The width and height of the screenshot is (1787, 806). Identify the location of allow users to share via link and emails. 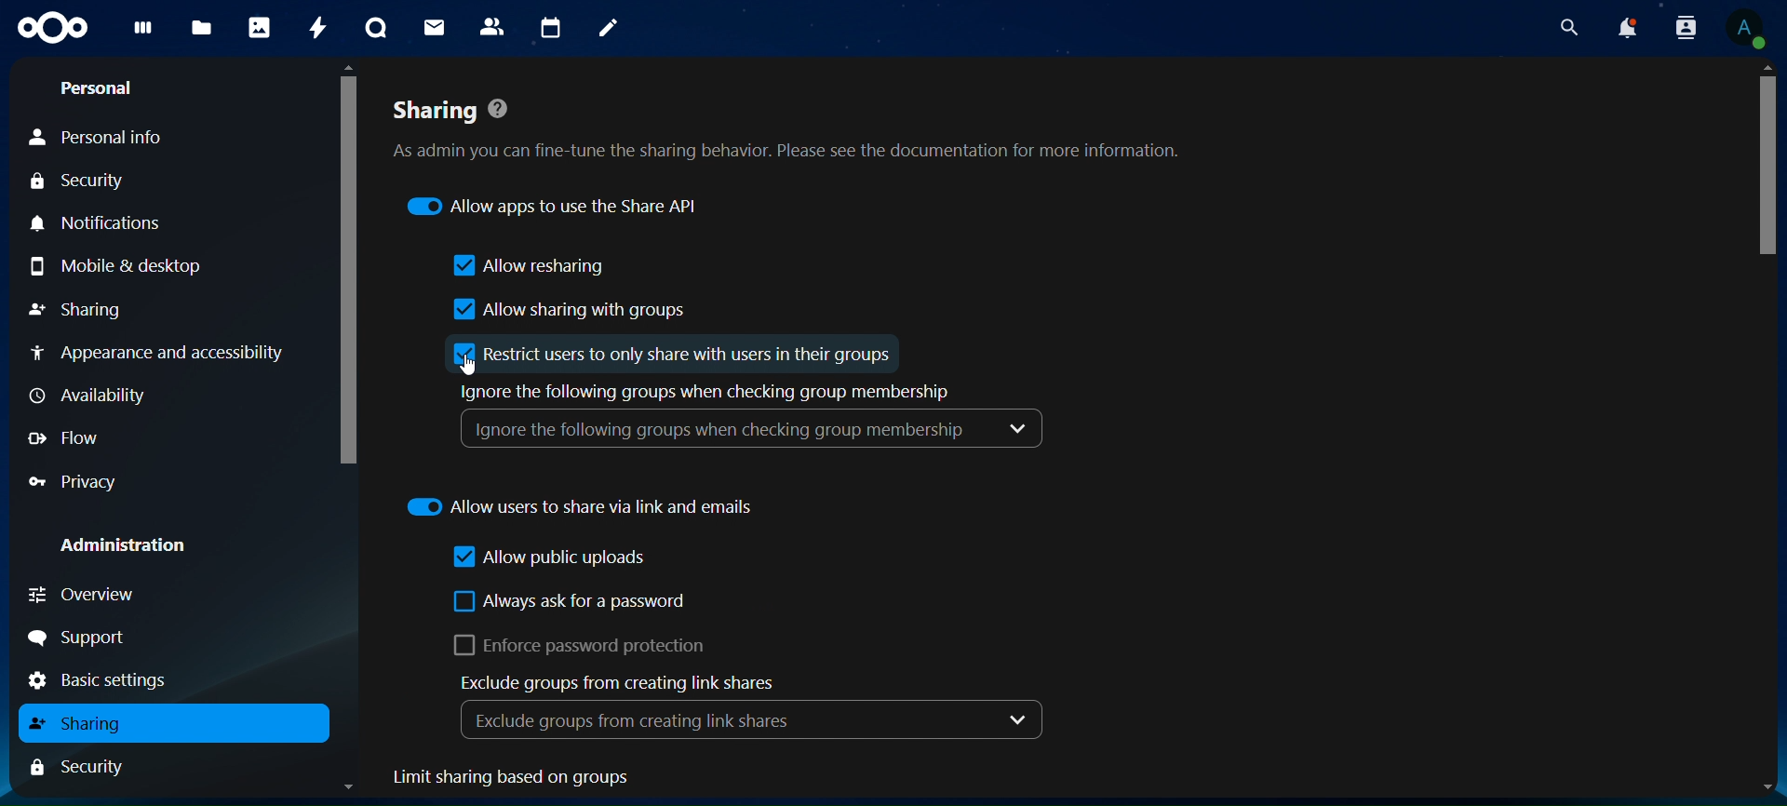
(580, 506).